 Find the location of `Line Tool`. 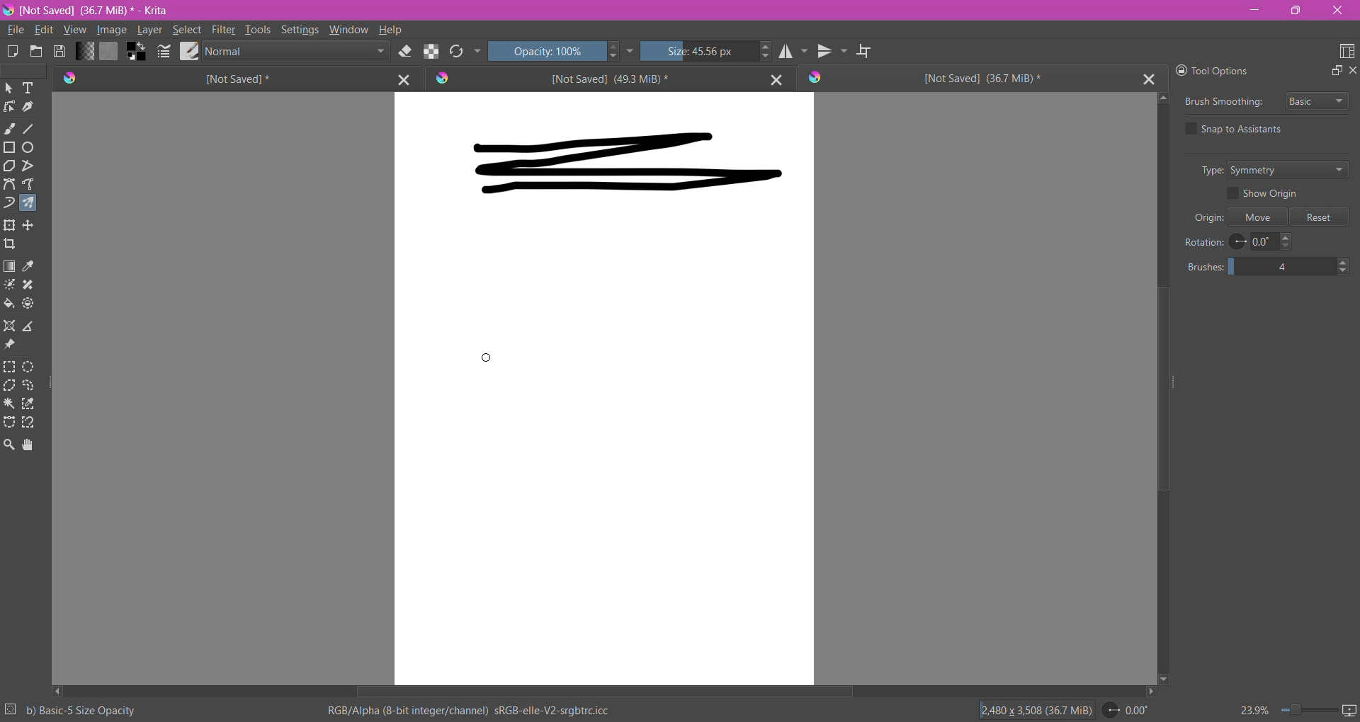

Line Tool is located at coordinates (30, 129).